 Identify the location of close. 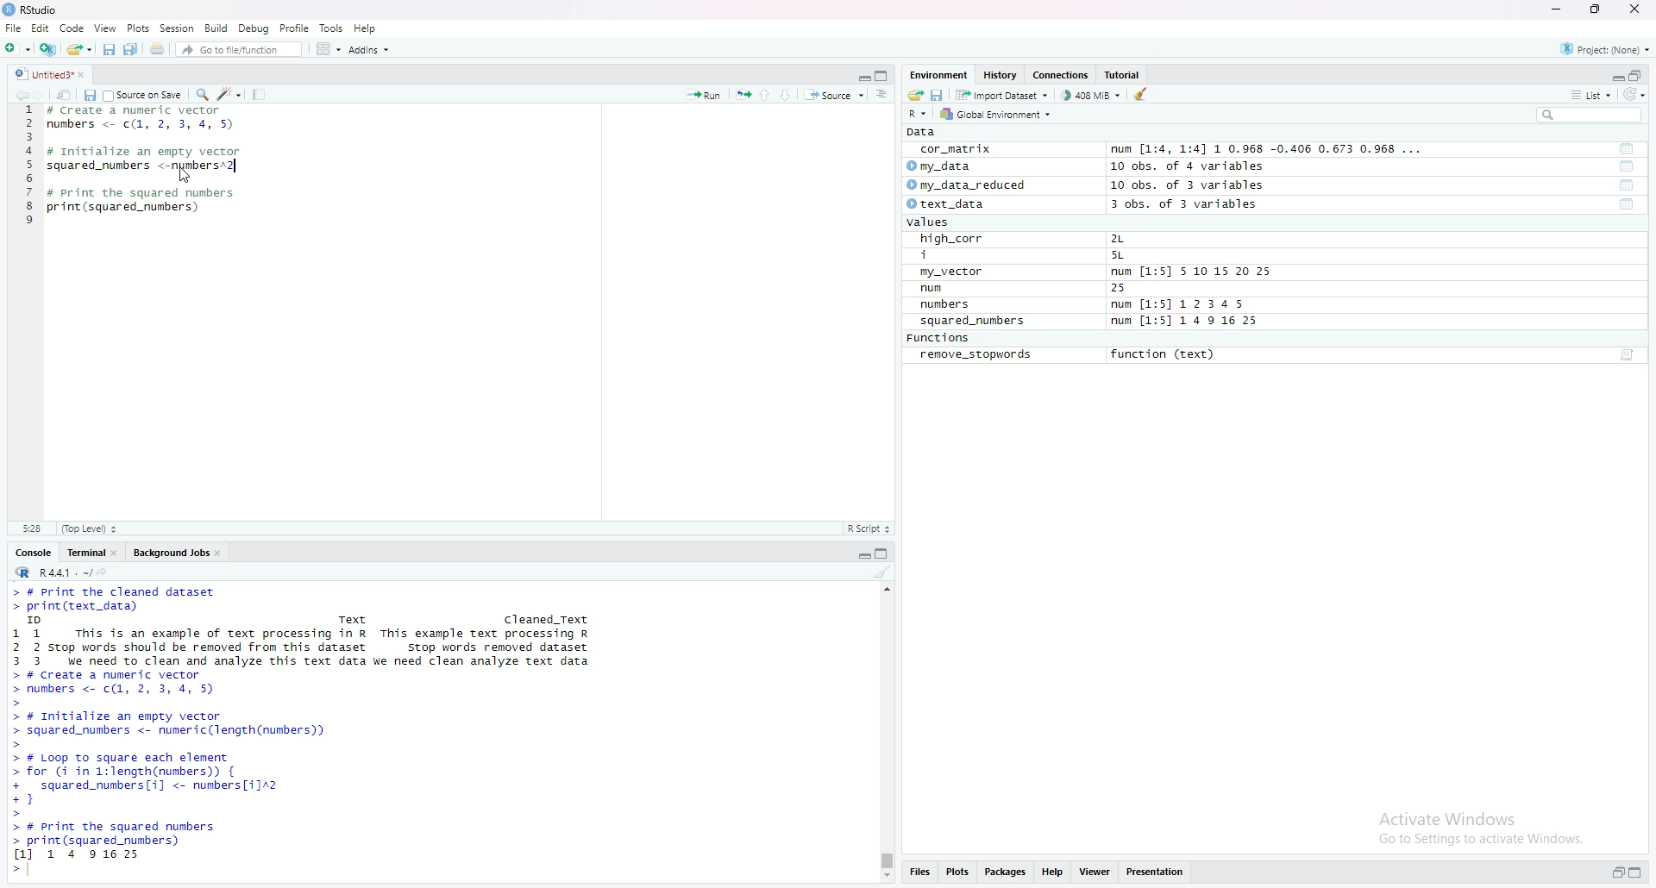
(222, 551).